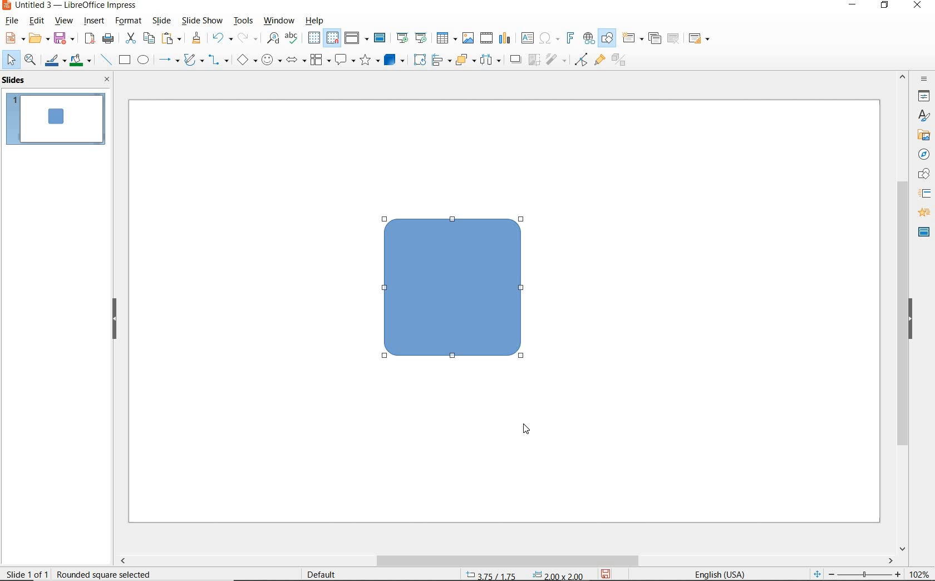  Describe the element at coordinates (106, 60) in the screenshot. I see `insert line` at that location.